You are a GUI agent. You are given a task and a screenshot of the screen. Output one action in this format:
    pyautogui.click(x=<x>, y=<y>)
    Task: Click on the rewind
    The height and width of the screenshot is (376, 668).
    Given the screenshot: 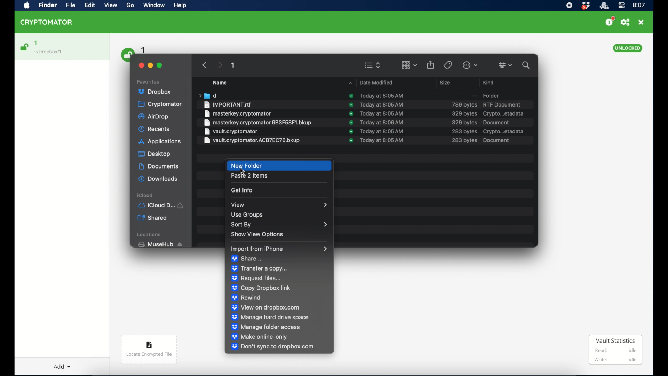 What is the action you would take?
    pyautogui.click(x=246, y=298)
    